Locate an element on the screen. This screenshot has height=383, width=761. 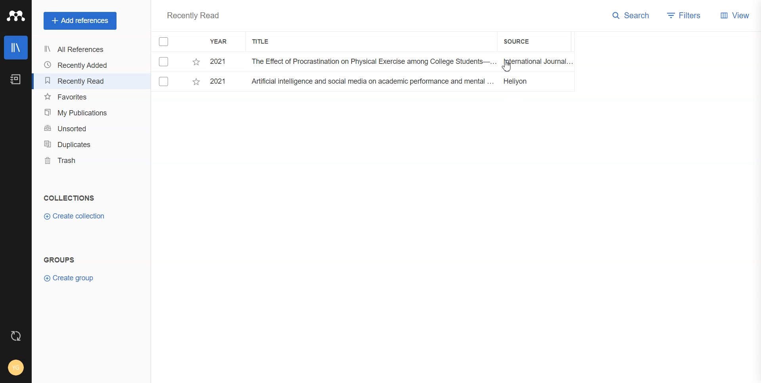
Source is located at coordinates (521, 41).